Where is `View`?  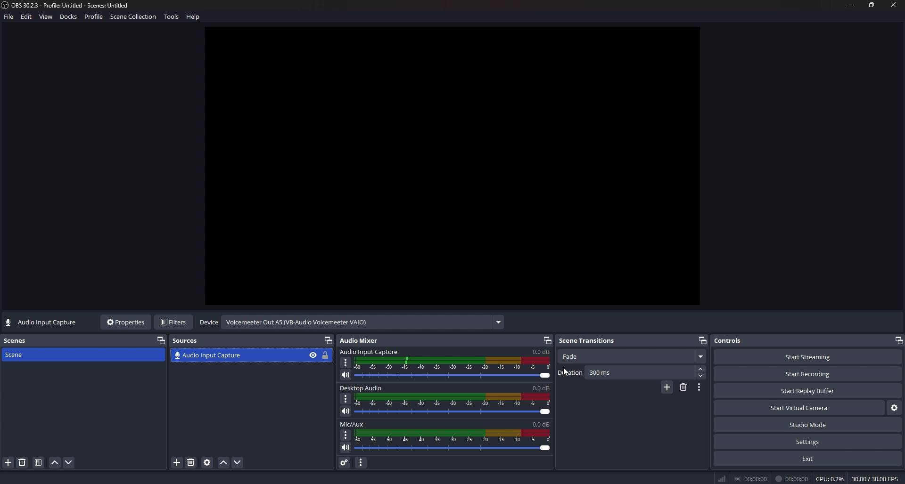 View is located at coordinates (47, 17).